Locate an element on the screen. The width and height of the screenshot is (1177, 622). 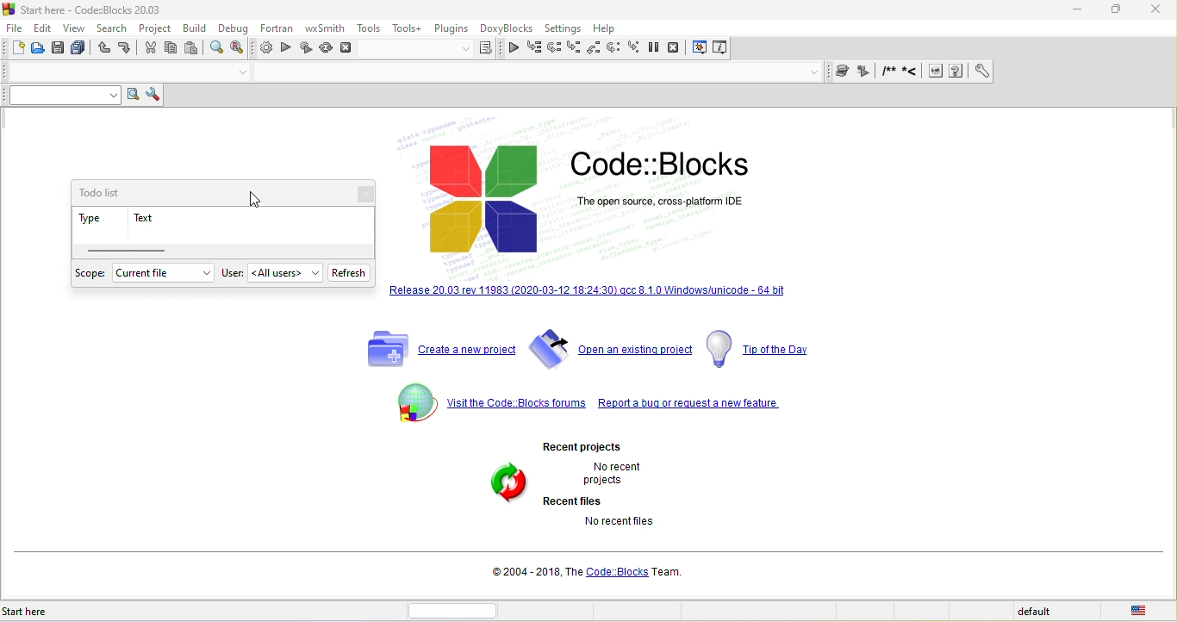
extract documentation is located at coordinates (867, 72).